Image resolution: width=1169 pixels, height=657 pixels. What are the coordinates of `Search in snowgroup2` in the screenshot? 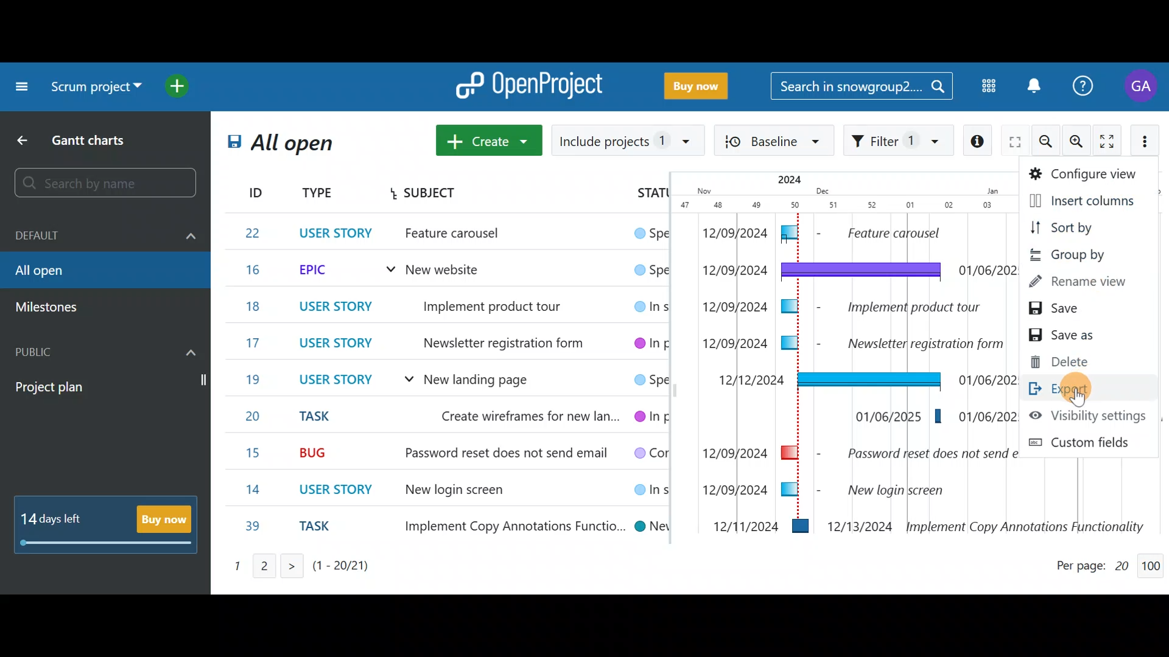 It's located at (862, 88).